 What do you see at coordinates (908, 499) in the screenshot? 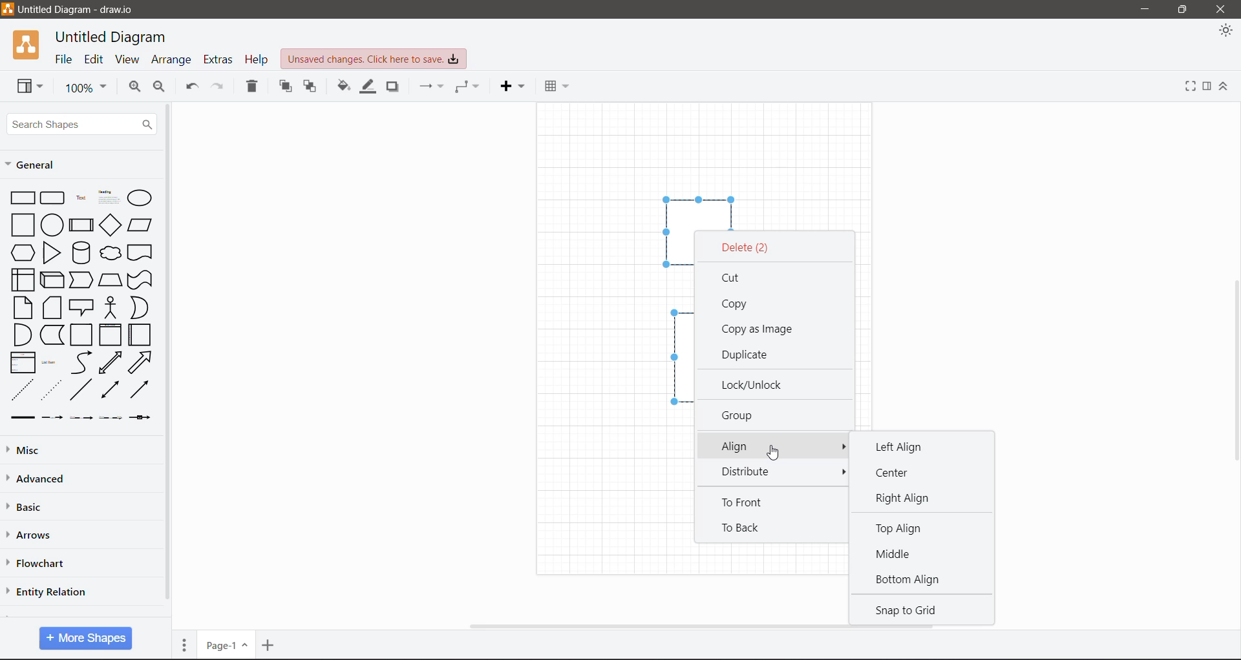
I see `Right Align` at bounding box center [908, 499].